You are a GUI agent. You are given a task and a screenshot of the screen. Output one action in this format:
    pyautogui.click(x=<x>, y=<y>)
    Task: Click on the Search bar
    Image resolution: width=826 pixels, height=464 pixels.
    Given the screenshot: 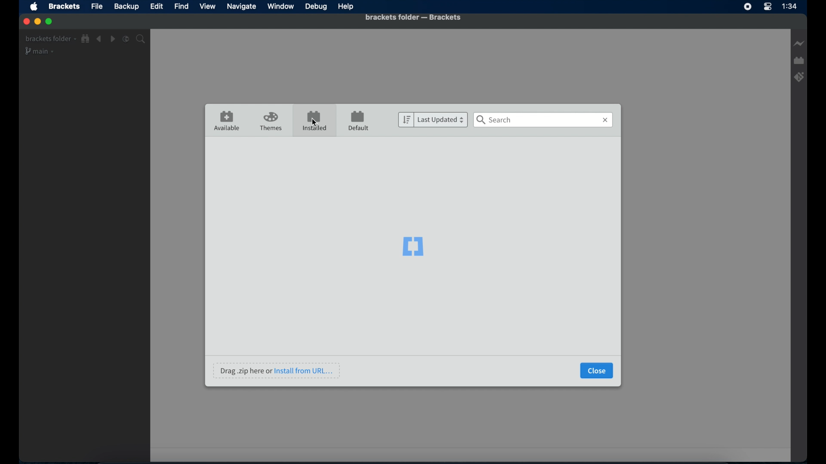 What is the action you would take?
    pyautogui.click(x=141, y=39)
    